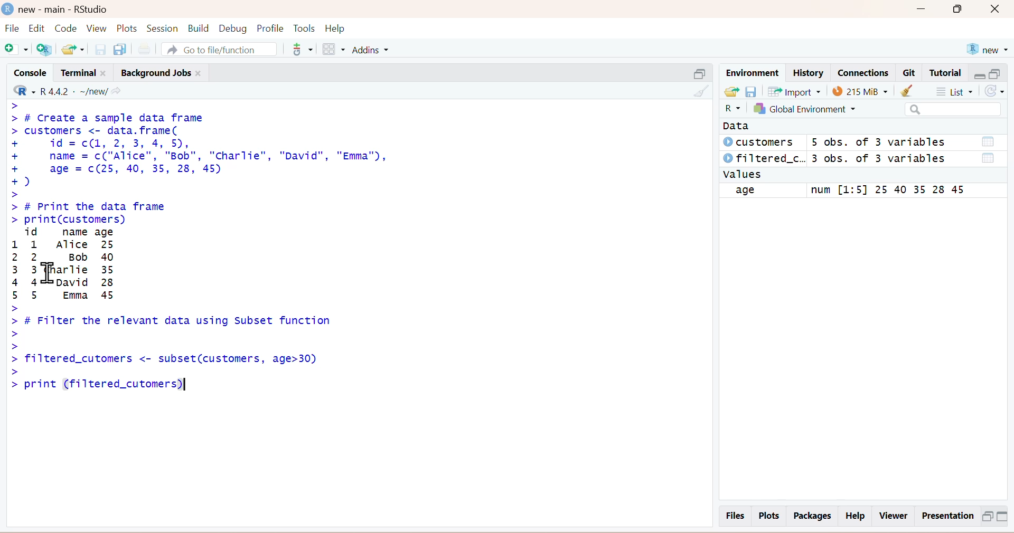  I want to click on - R442 - ~/new/, so click(80, 90).